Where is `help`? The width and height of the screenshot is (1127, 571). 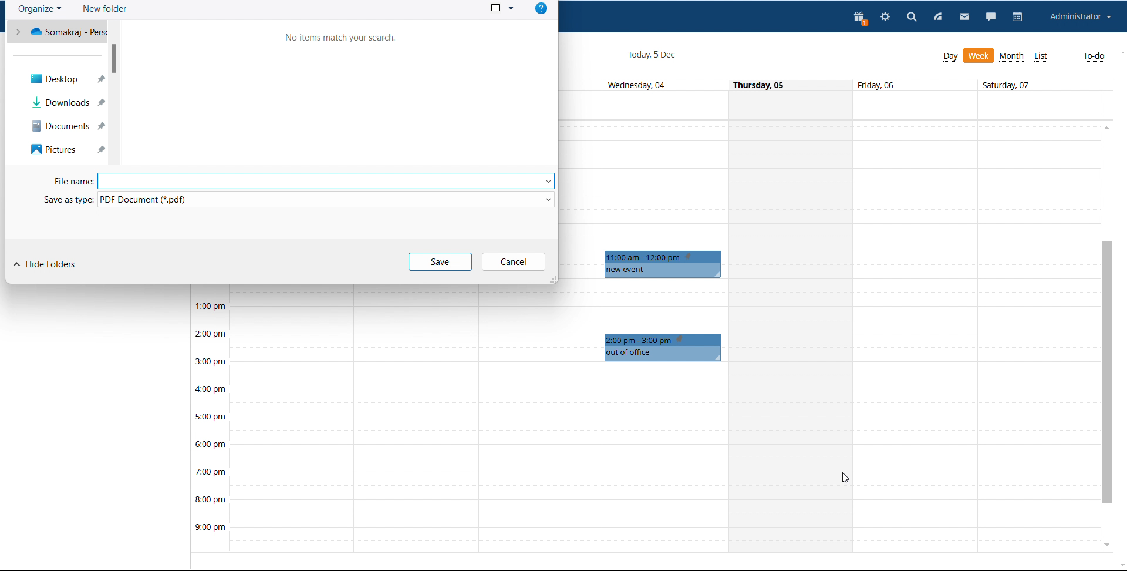 help is located at coordinates (541, 8).